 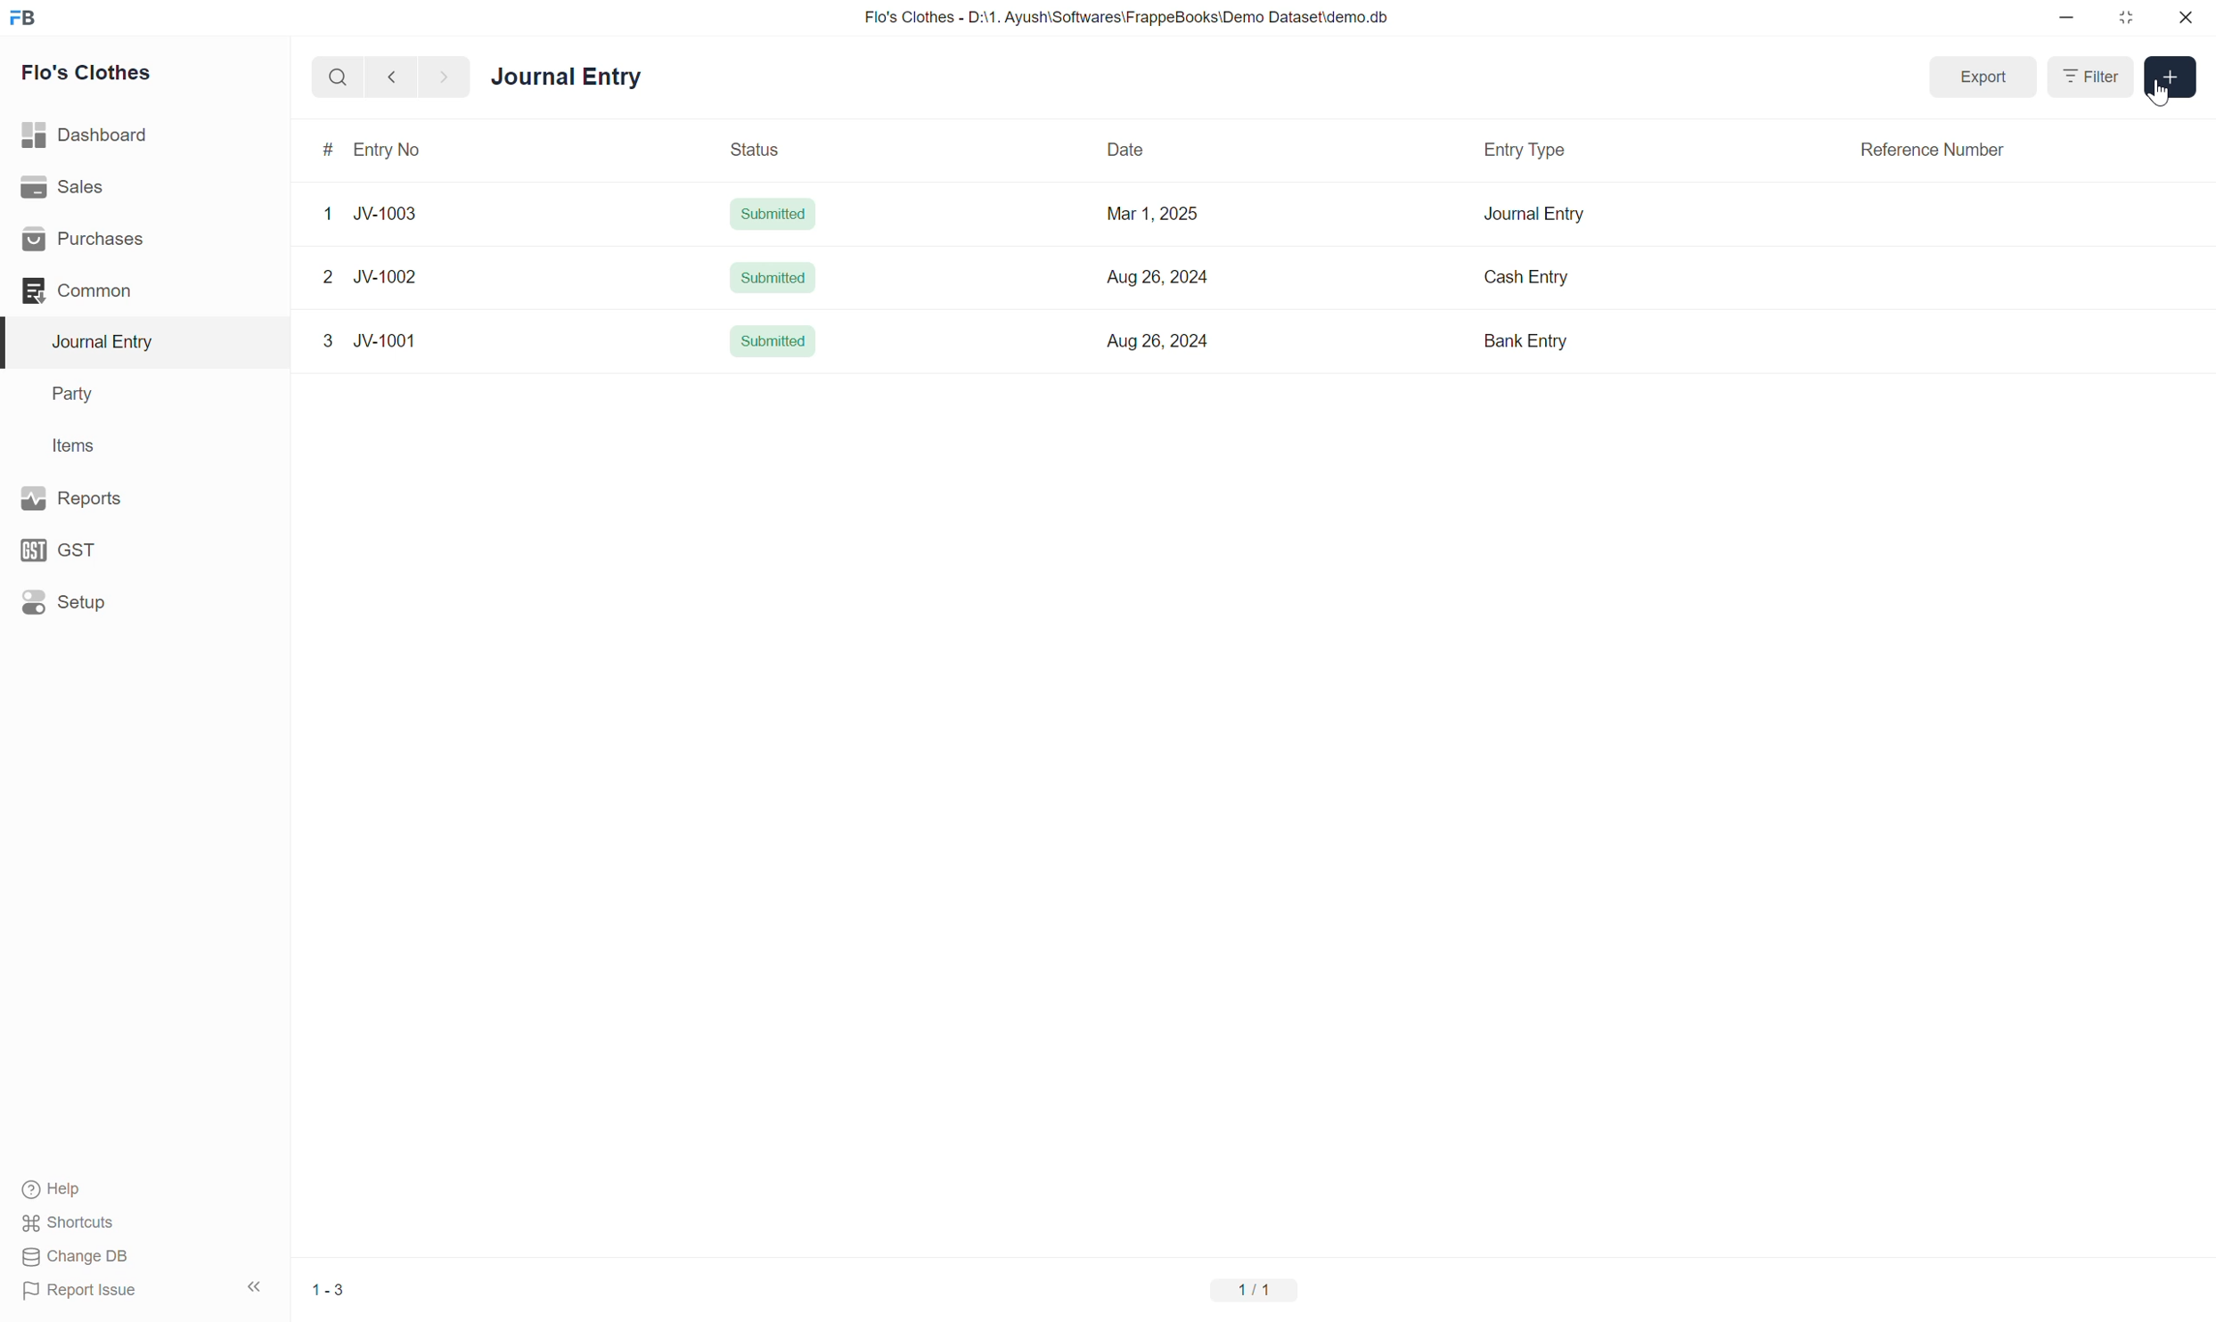 I want to click on Flo's Clothes - D:\1. Ayush\Softwares\FrappeBooks\Demo Dataset\demo.db, so click(x=1132, y=16).